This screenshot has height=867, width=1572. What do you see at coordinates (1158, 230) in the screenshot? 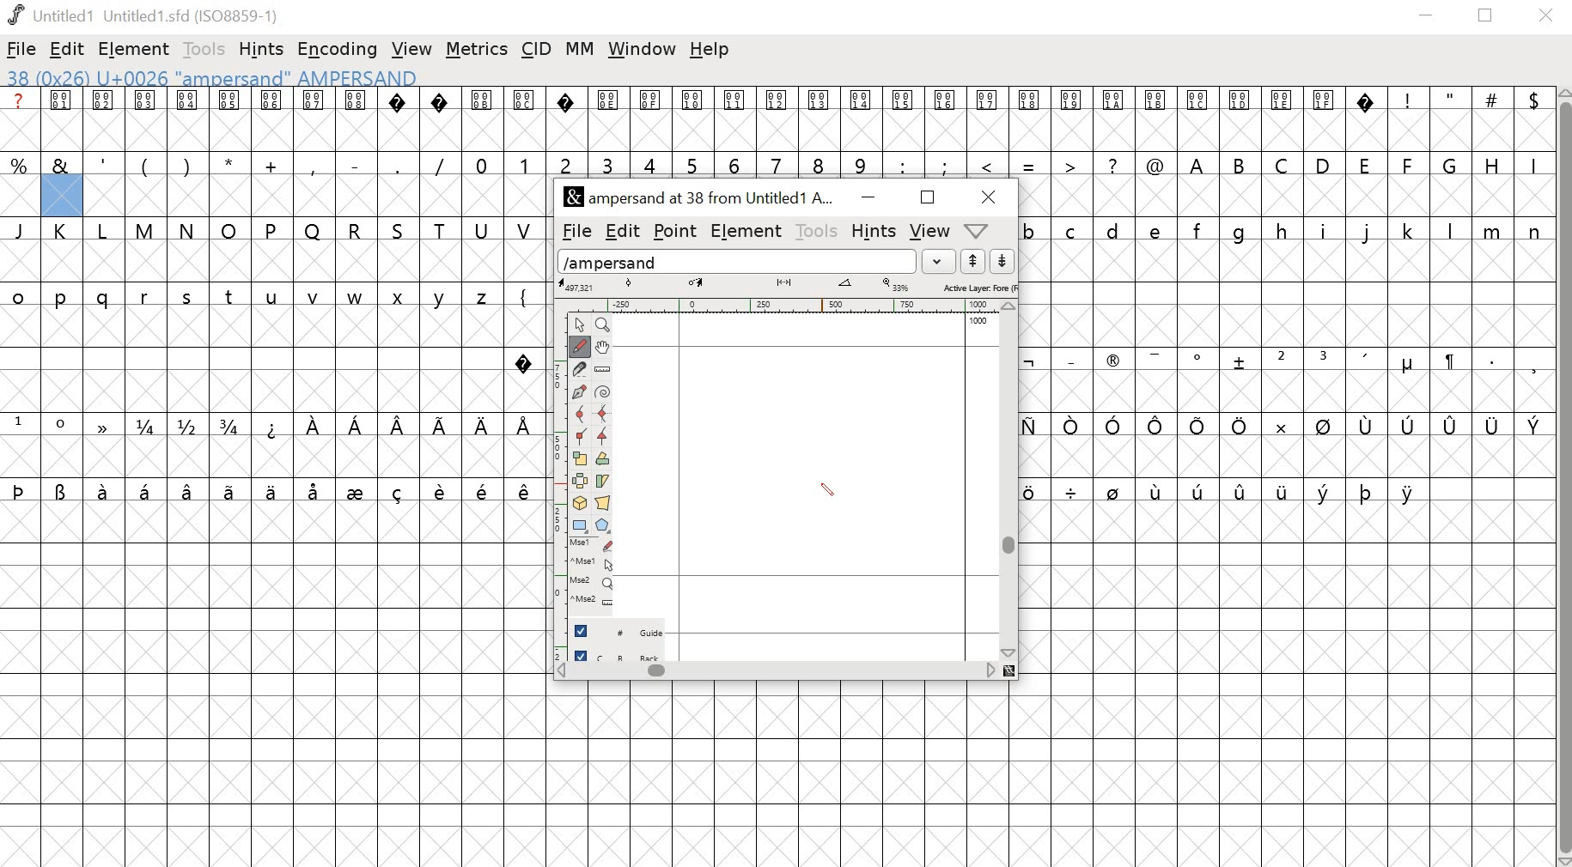
I see `e` at bounding box center [1158, 230].